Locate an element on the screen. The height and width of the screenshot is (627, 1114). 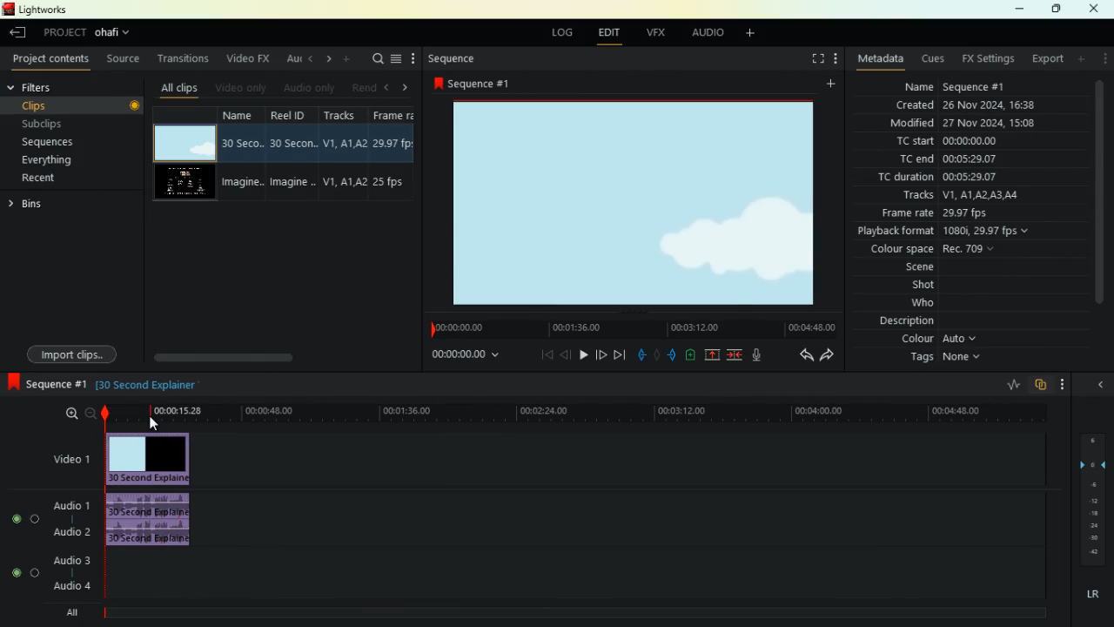
sequence is located at coordinates (454, 59).